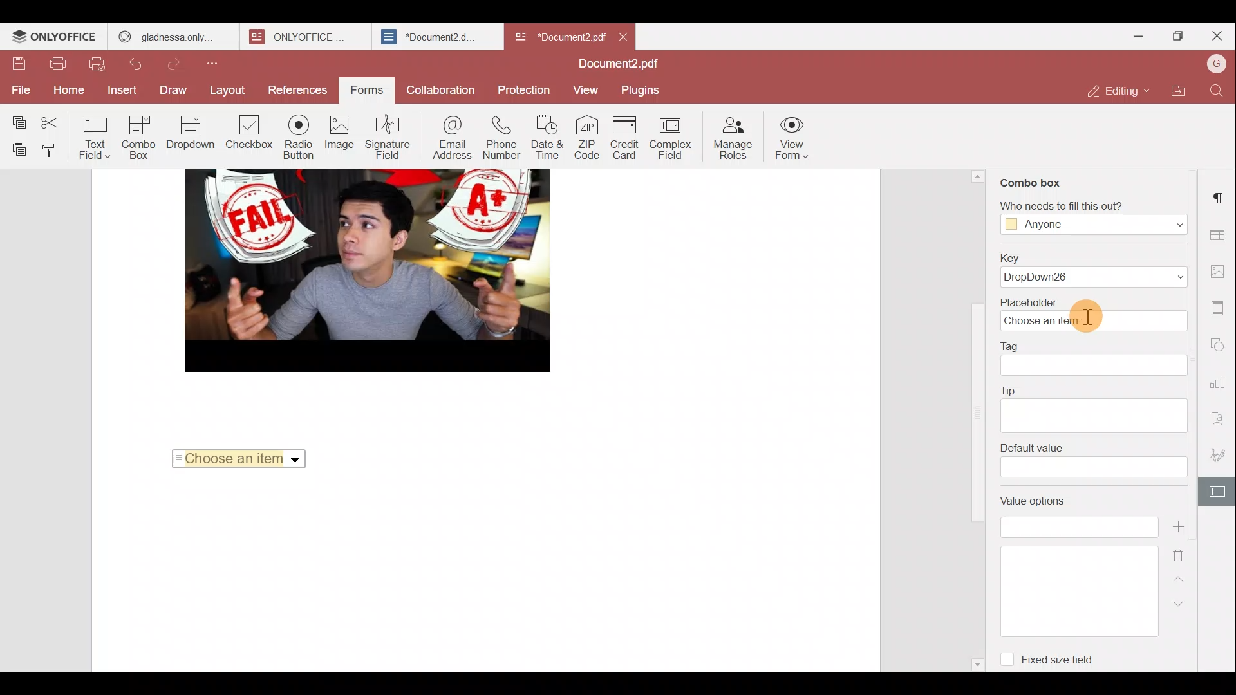 This screenshot has width=1236, height=695. What do you see at coordinates (1092, 315) in the screenshot?
I see `Placeholder` at bounding box center [1092, 315].